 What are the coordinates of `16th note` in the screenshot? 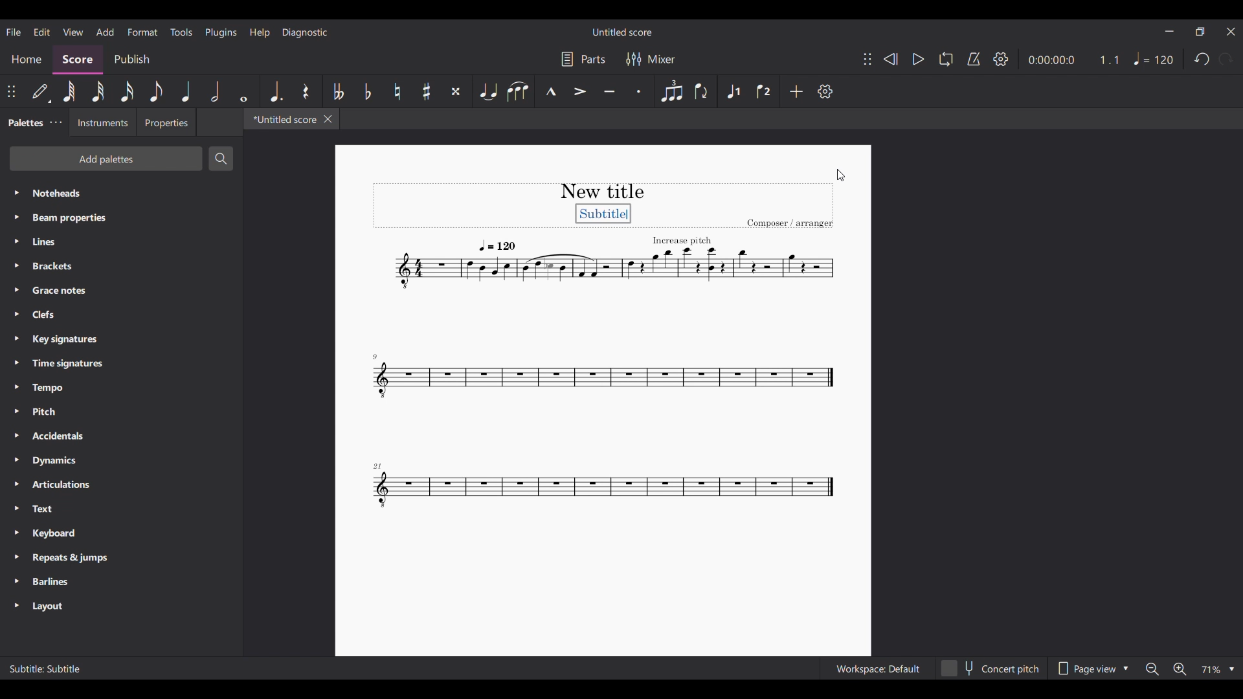 It's located at (127, 91).